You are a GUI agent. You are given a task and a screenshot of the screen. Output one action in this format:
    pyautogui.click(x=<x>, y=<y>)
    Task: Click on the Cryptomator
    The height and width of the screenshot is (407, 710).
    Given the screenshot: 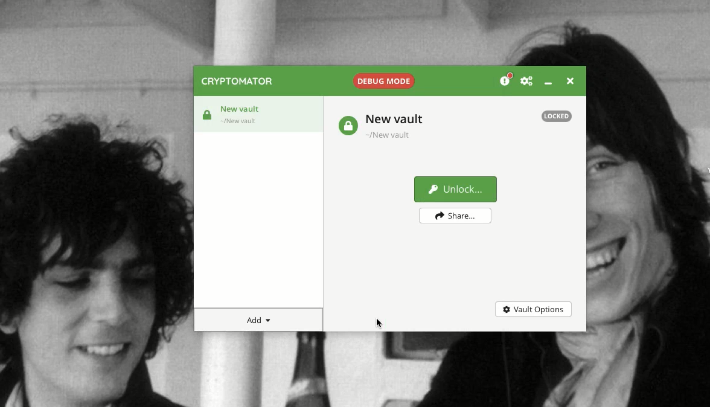 What is the action you would take?
    pyautogui.click(x=237, y=82)
    